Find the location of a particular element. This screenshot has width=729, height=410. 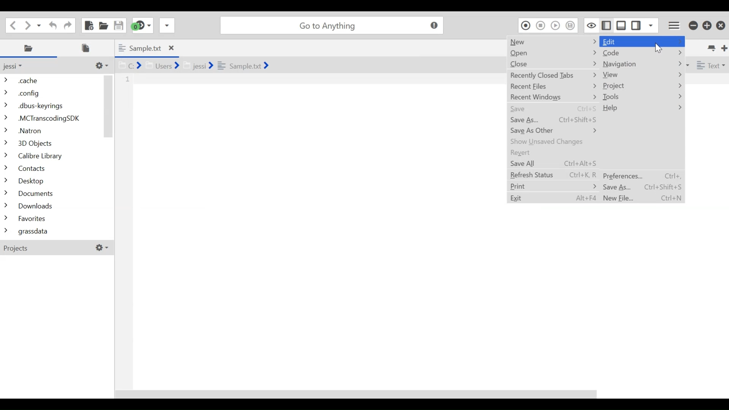

Close is located at coordinates (552, 64).